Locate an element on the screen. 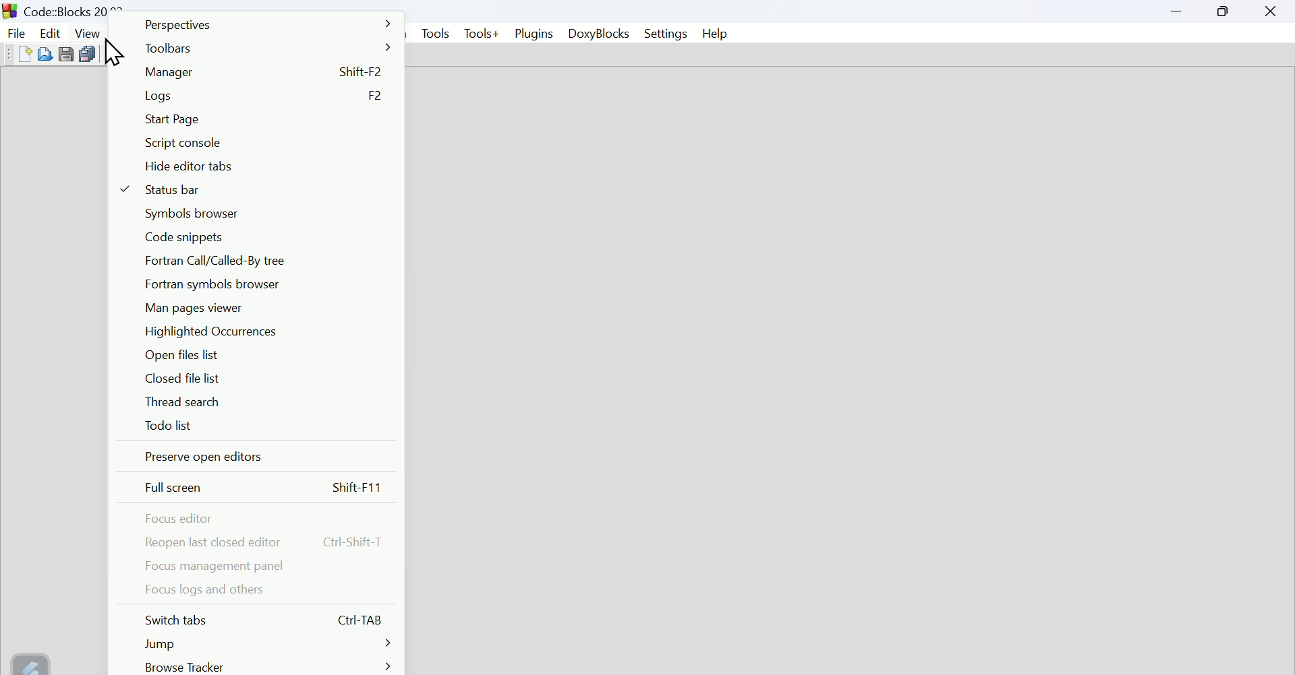 This screenshot has height=675, width=1295. Switch tab is located at coordinates (270, 620).